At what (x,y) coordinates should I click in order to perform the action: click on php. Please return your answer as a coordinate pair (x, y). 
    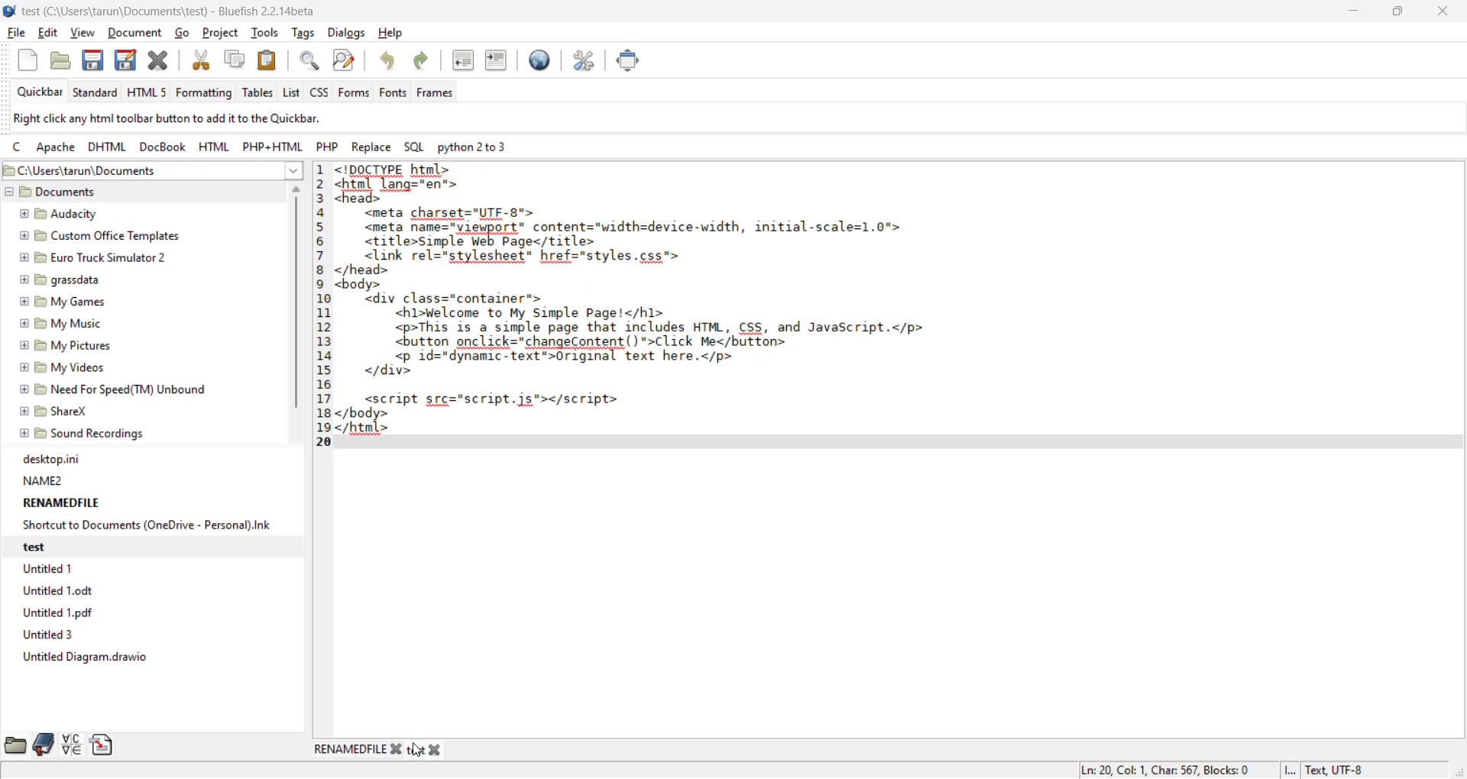
    Looking at the image, I should click on (331, 149).